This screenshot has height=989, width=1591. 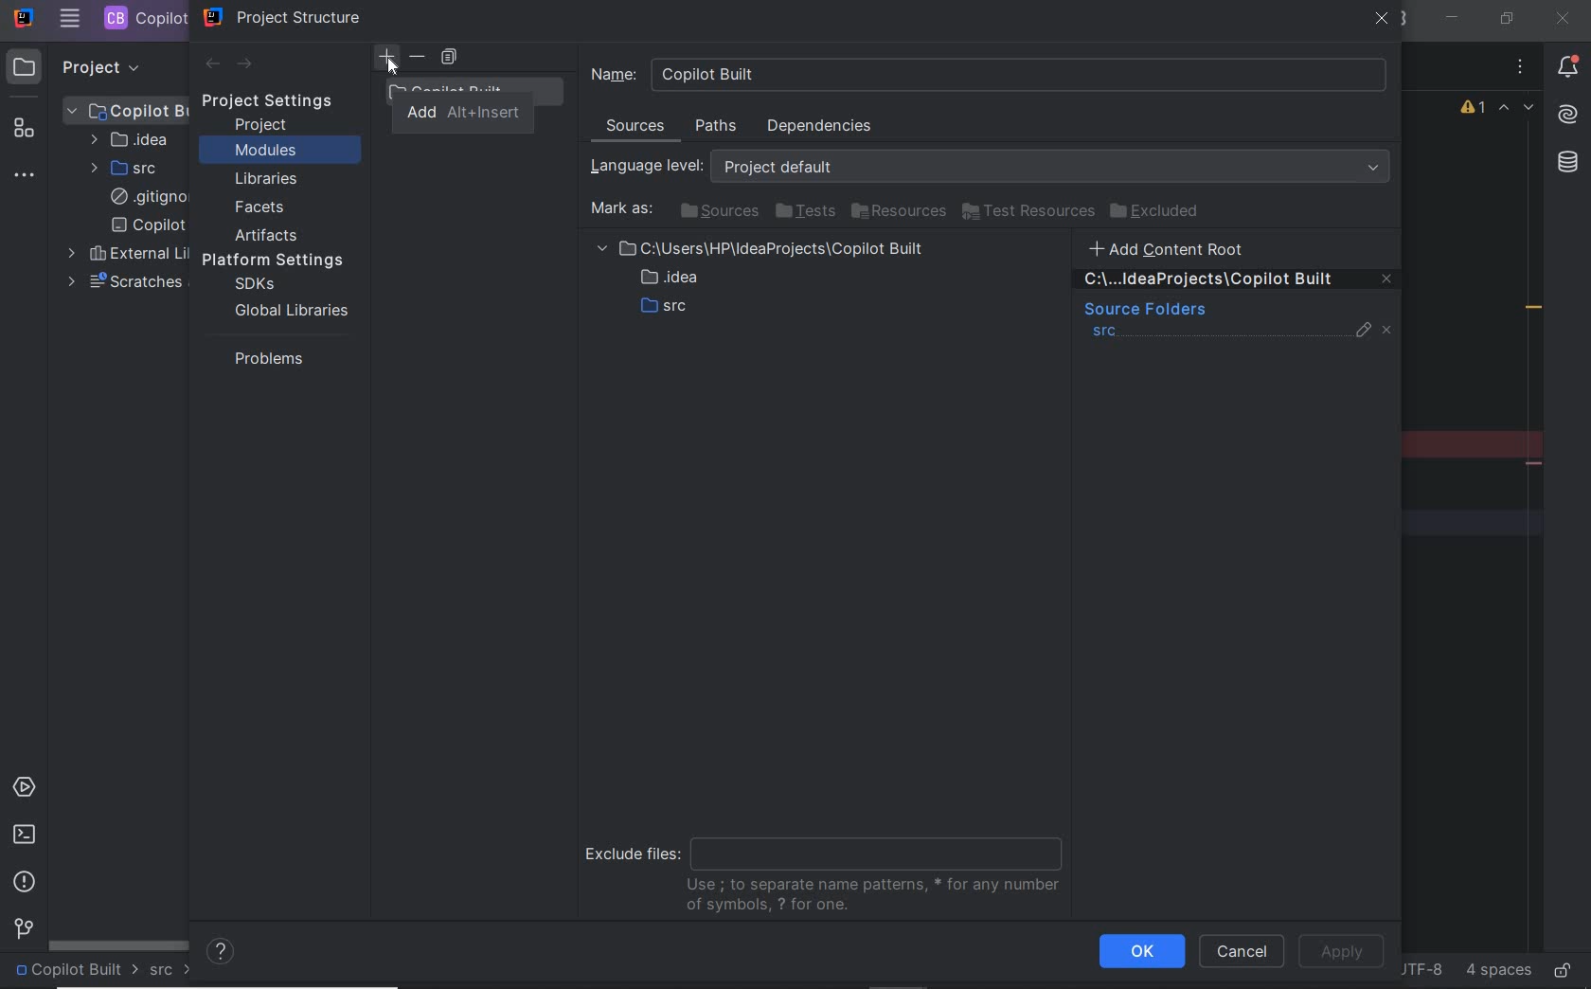 What do you see at coordinates (222, 953) in the screenshot?
I see `help contents` at bounding box center [222, 953].